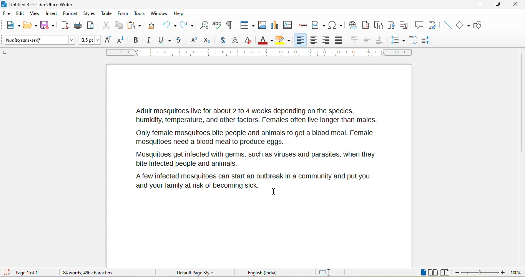  Describe the element at coordinates (480, 273) in the screenshot. I see `zoom` at that location.